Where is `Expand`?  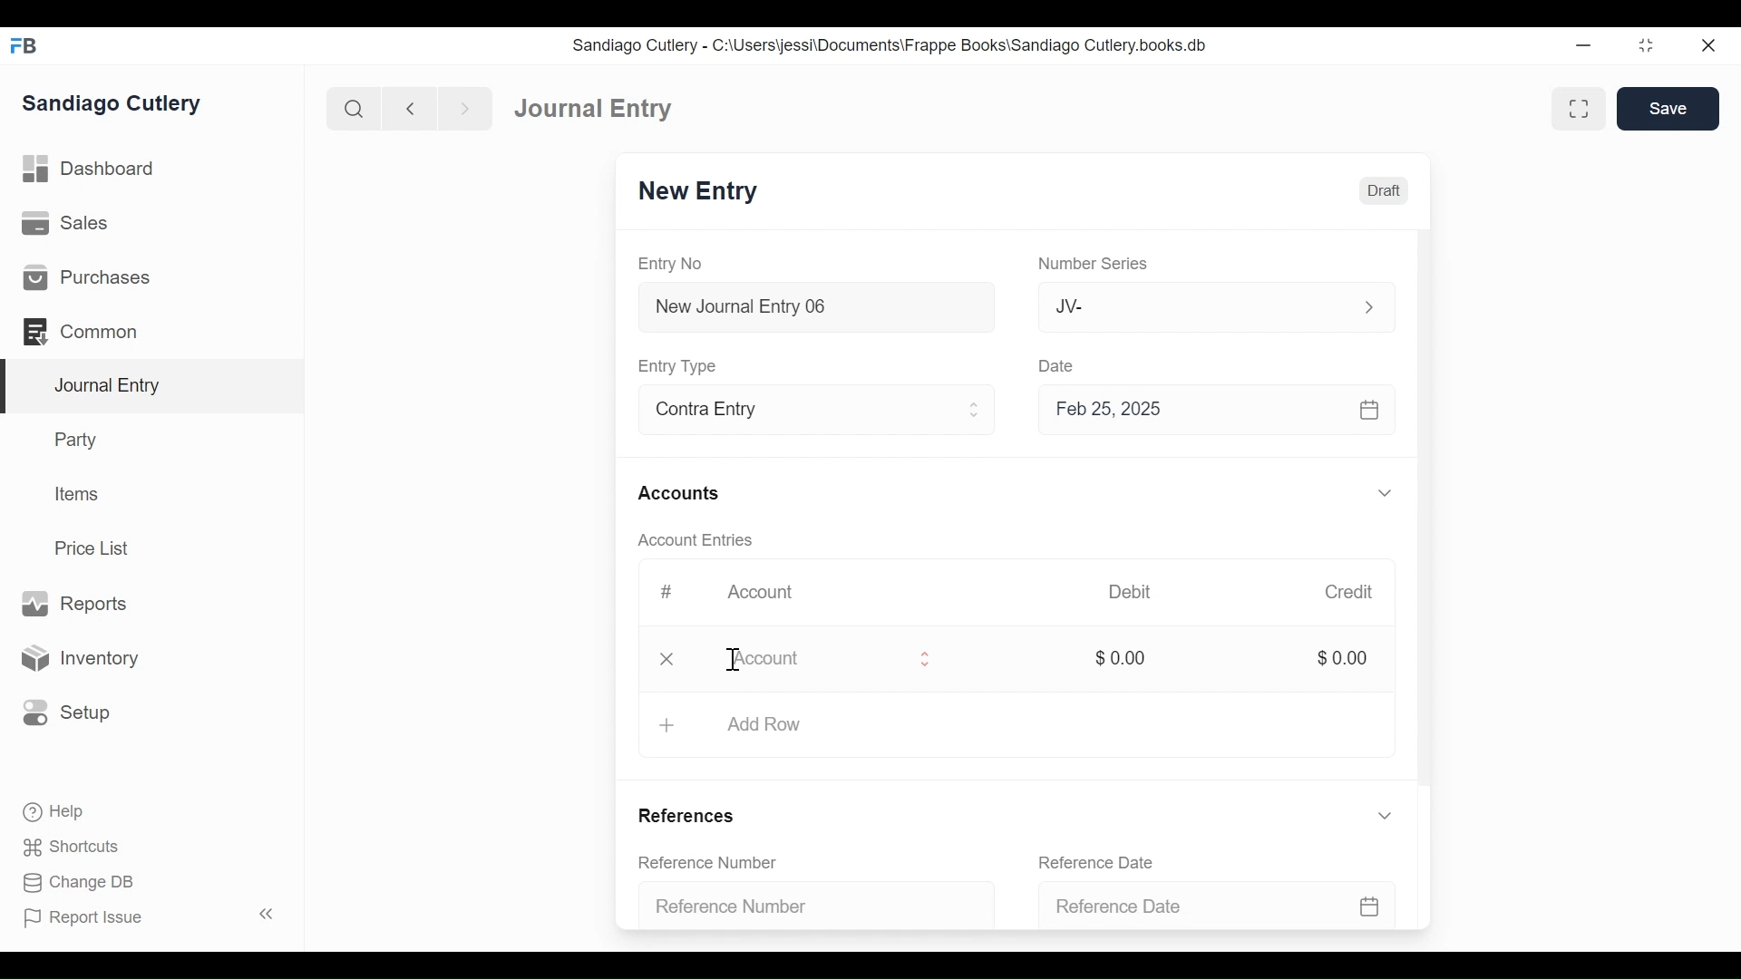 Expand is located at coordinates (1388, 494).